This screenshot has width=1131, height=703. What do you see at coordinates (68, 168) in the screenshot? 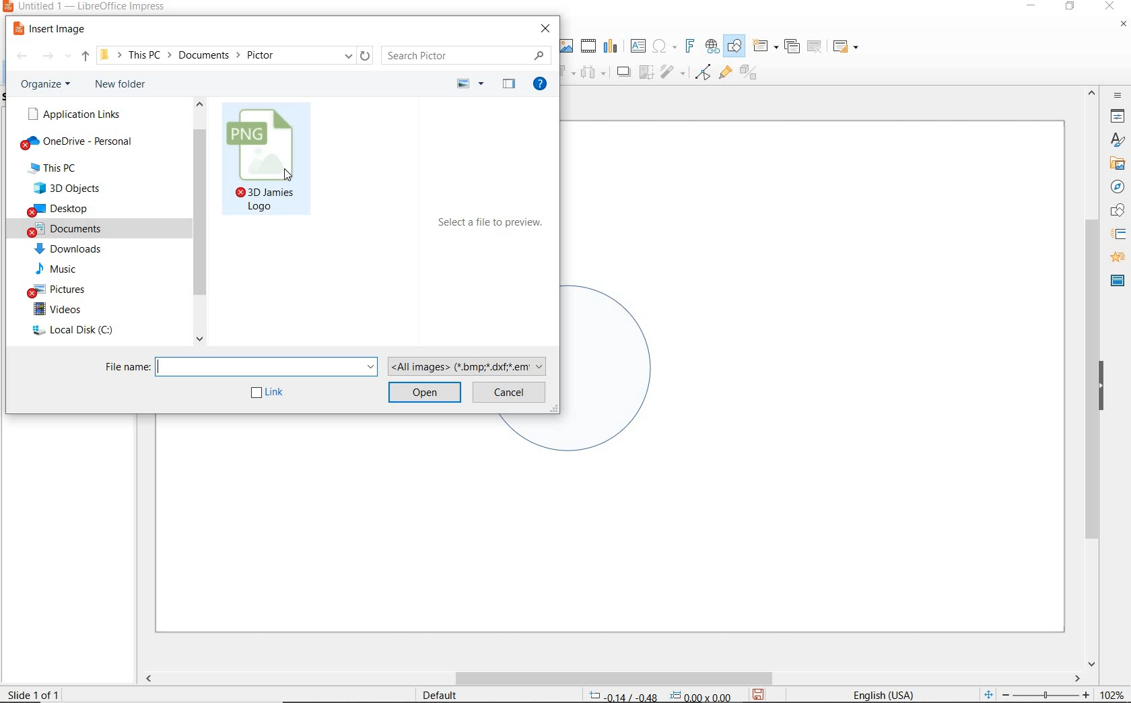
I see `this PC` at bounding box center [68, 168].